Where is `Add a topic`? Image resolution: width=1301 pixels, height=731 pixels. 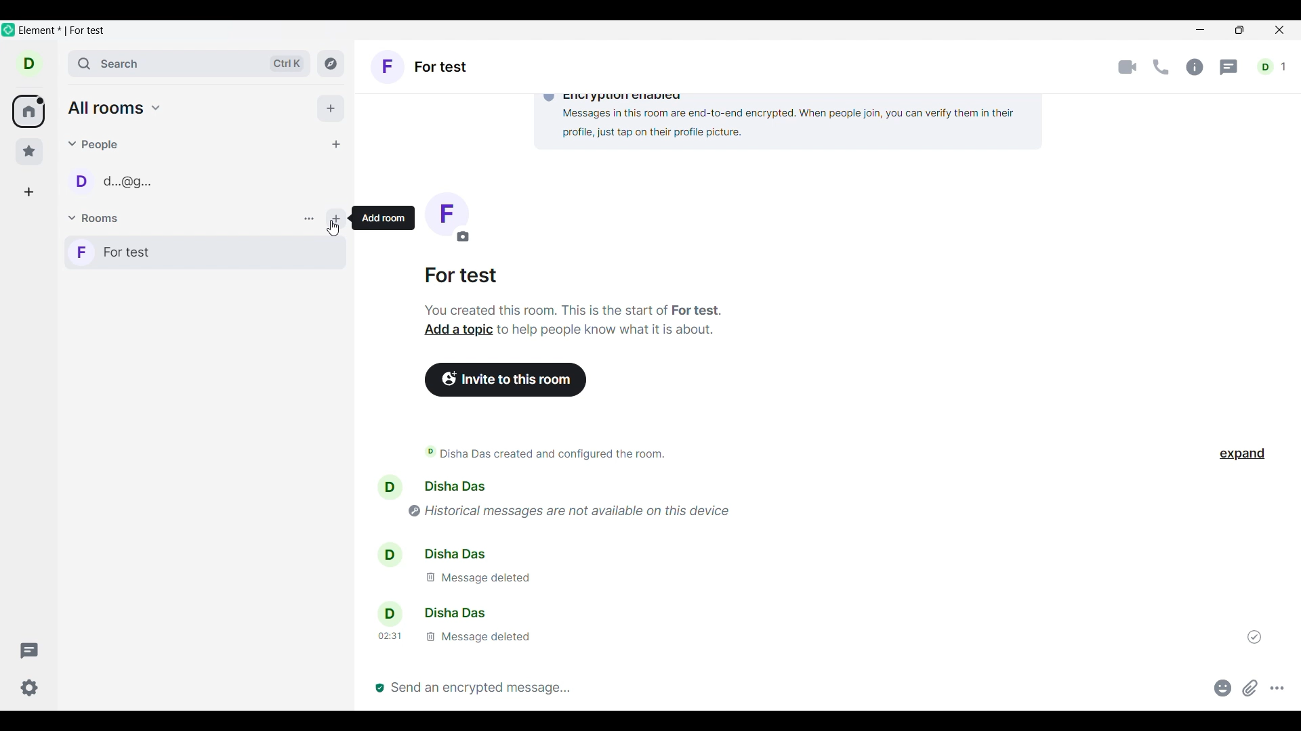
Add a topic is located at coordinates (459, 328).